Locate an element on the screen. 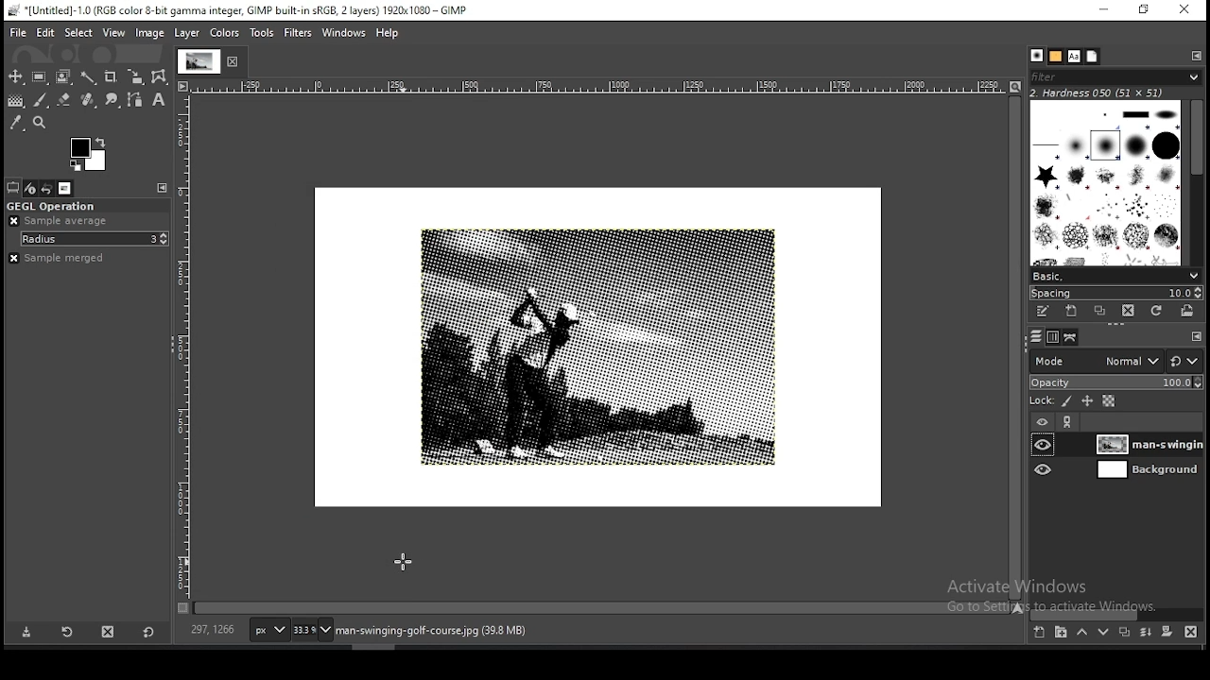 The image size is (1210, 680). color picker tool is located at coordinates (16, 122).